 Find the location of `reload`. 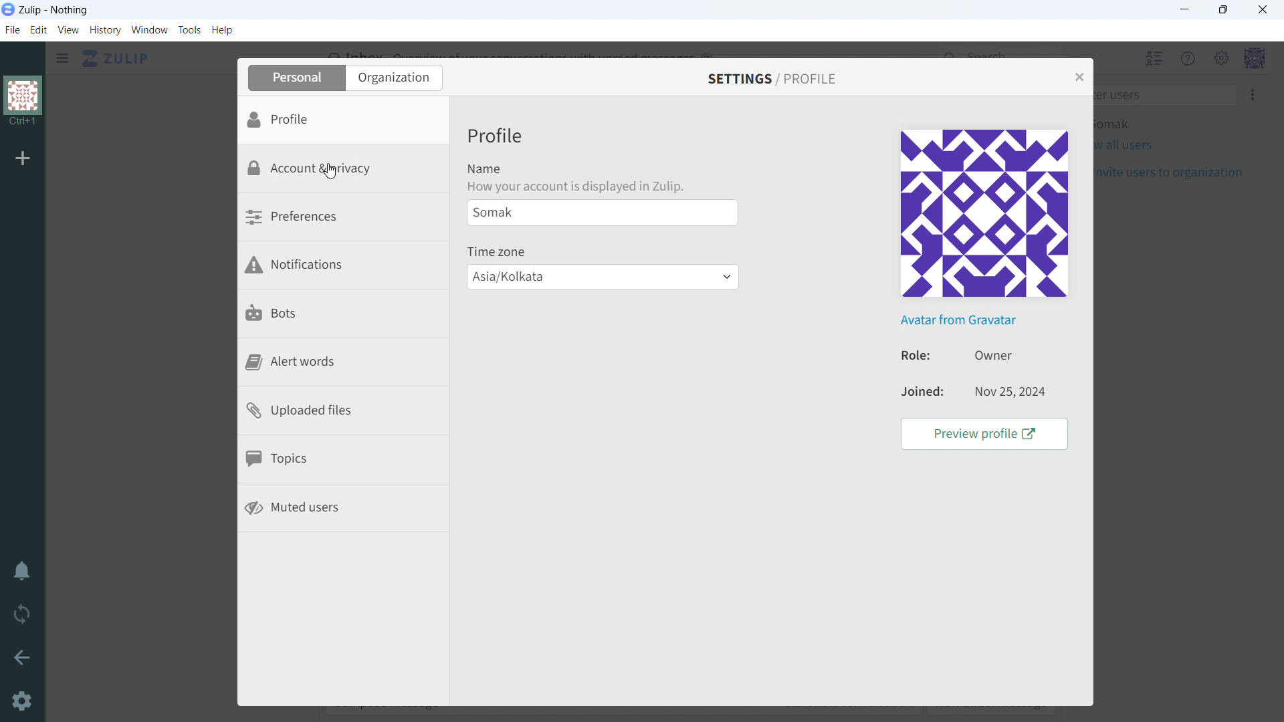

reload is located at coordinates (21, 613).